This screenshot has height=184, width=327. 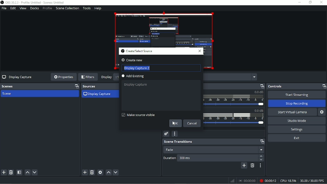 What do you see at coordinates (11, 172) in the screenshot?
I see `Remove selected scene` at bounding box center [11, 172].